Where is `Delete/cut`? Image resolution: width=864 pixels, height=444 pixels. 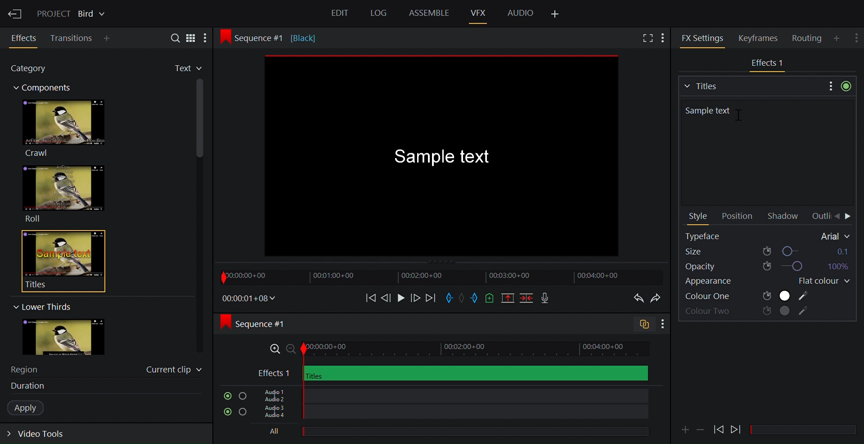
Delete/cut is located at coordinates (527, 299).